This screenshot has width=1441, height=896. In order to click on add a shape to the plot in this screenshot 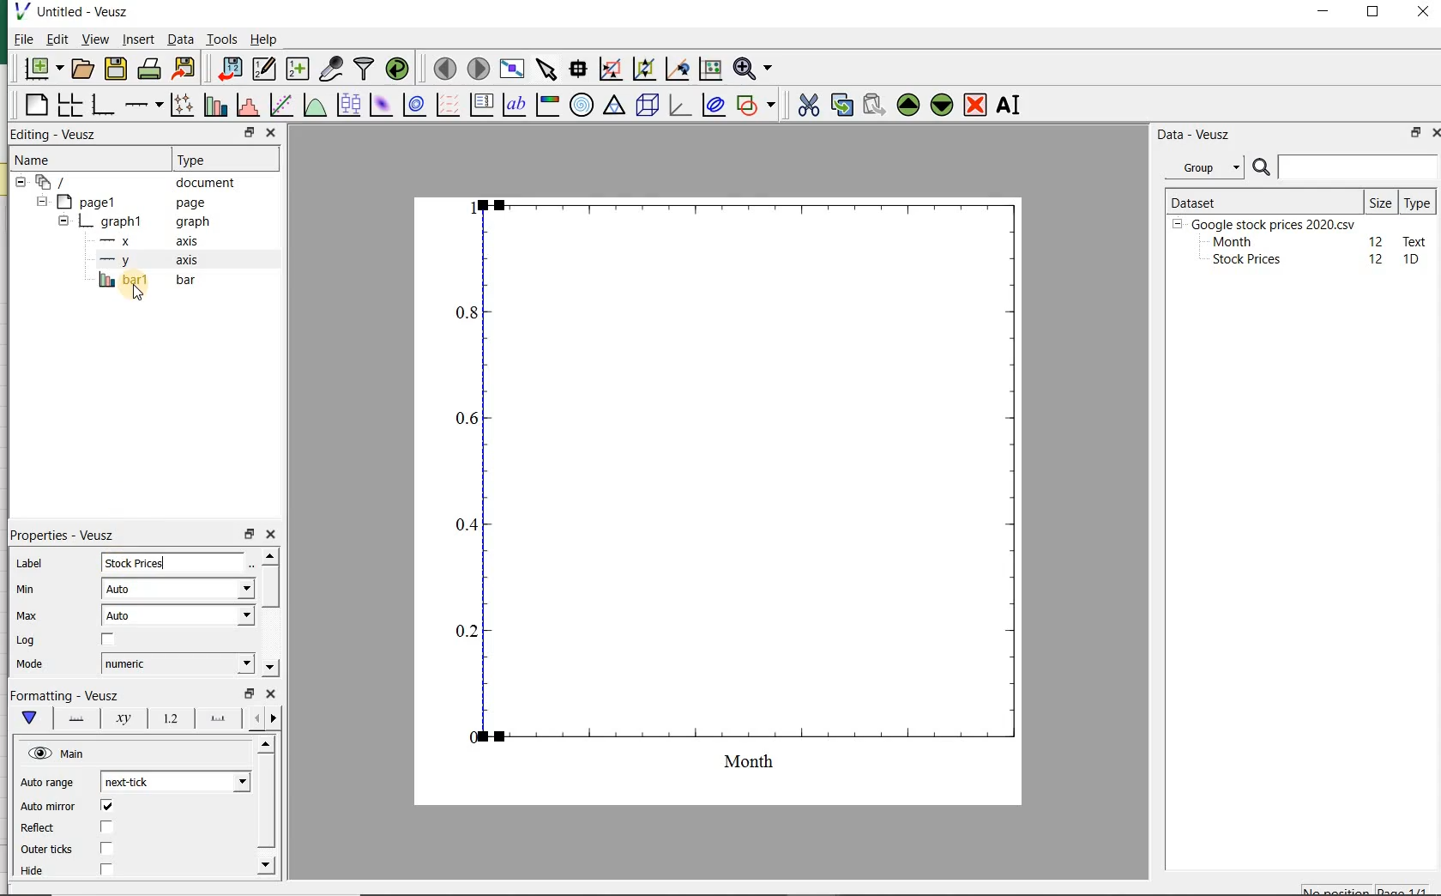, I will do `click(757, 106)`.